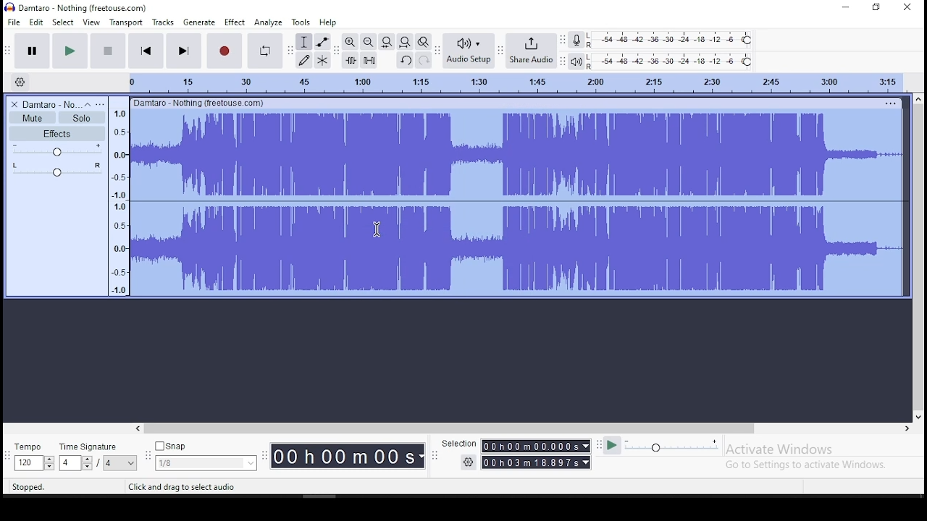 Image resolution: width=927 pixels, height=521 pixels. I want to click on undo, so click(406, 60).